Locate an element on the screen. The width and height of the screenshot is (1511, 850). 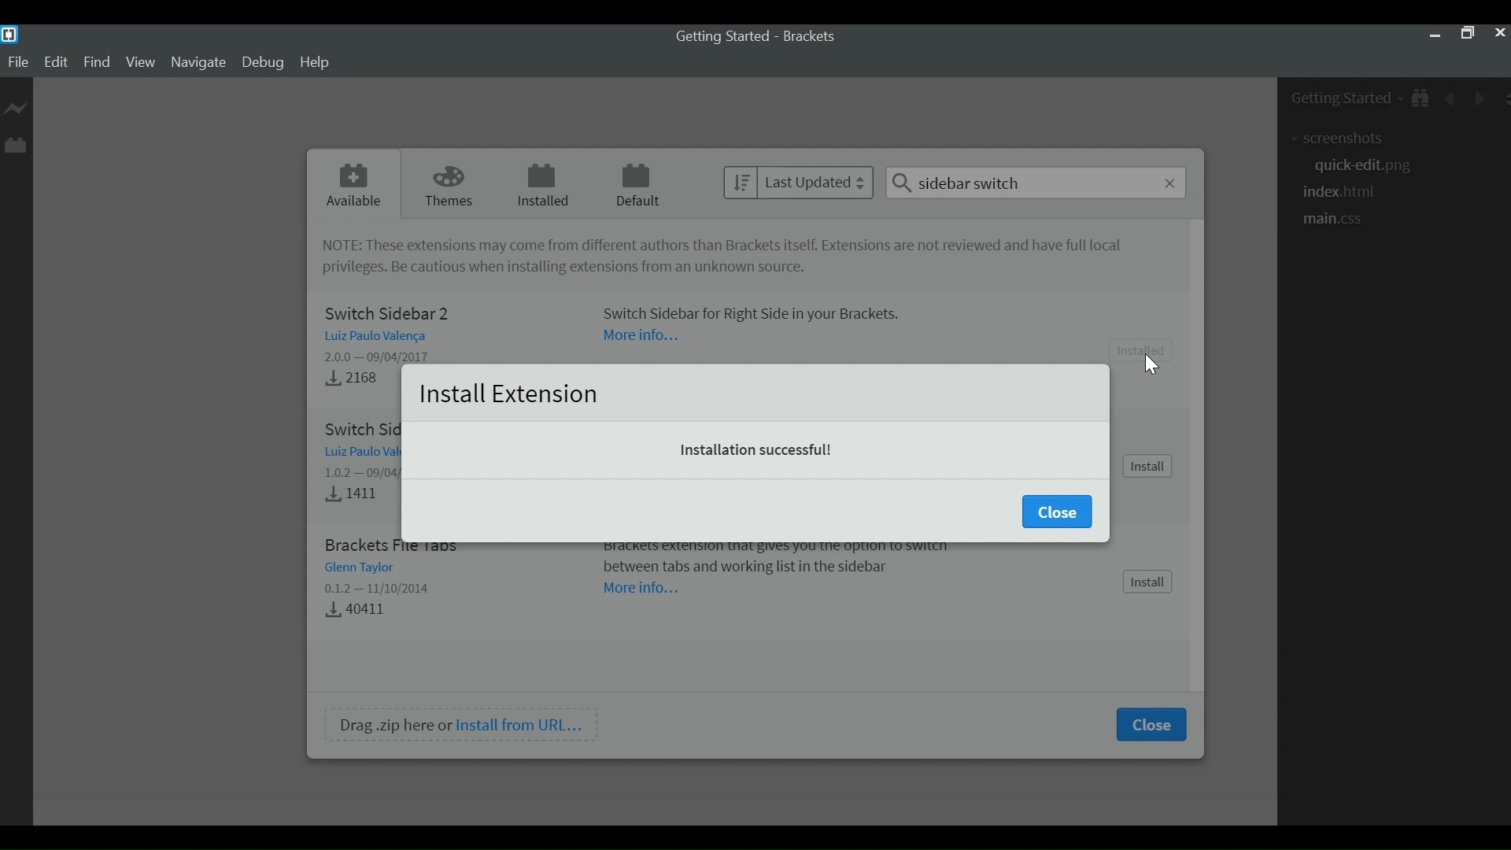
Glenn Taylor is located at coordinates (366, 567).